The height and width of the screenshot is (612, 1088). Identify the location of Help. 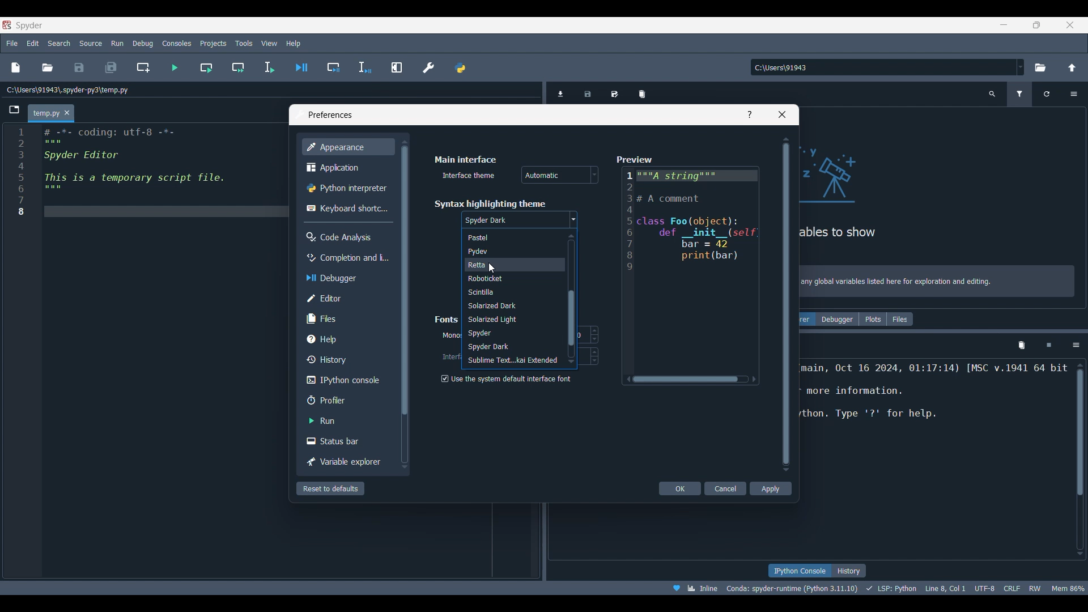
(750, 114).